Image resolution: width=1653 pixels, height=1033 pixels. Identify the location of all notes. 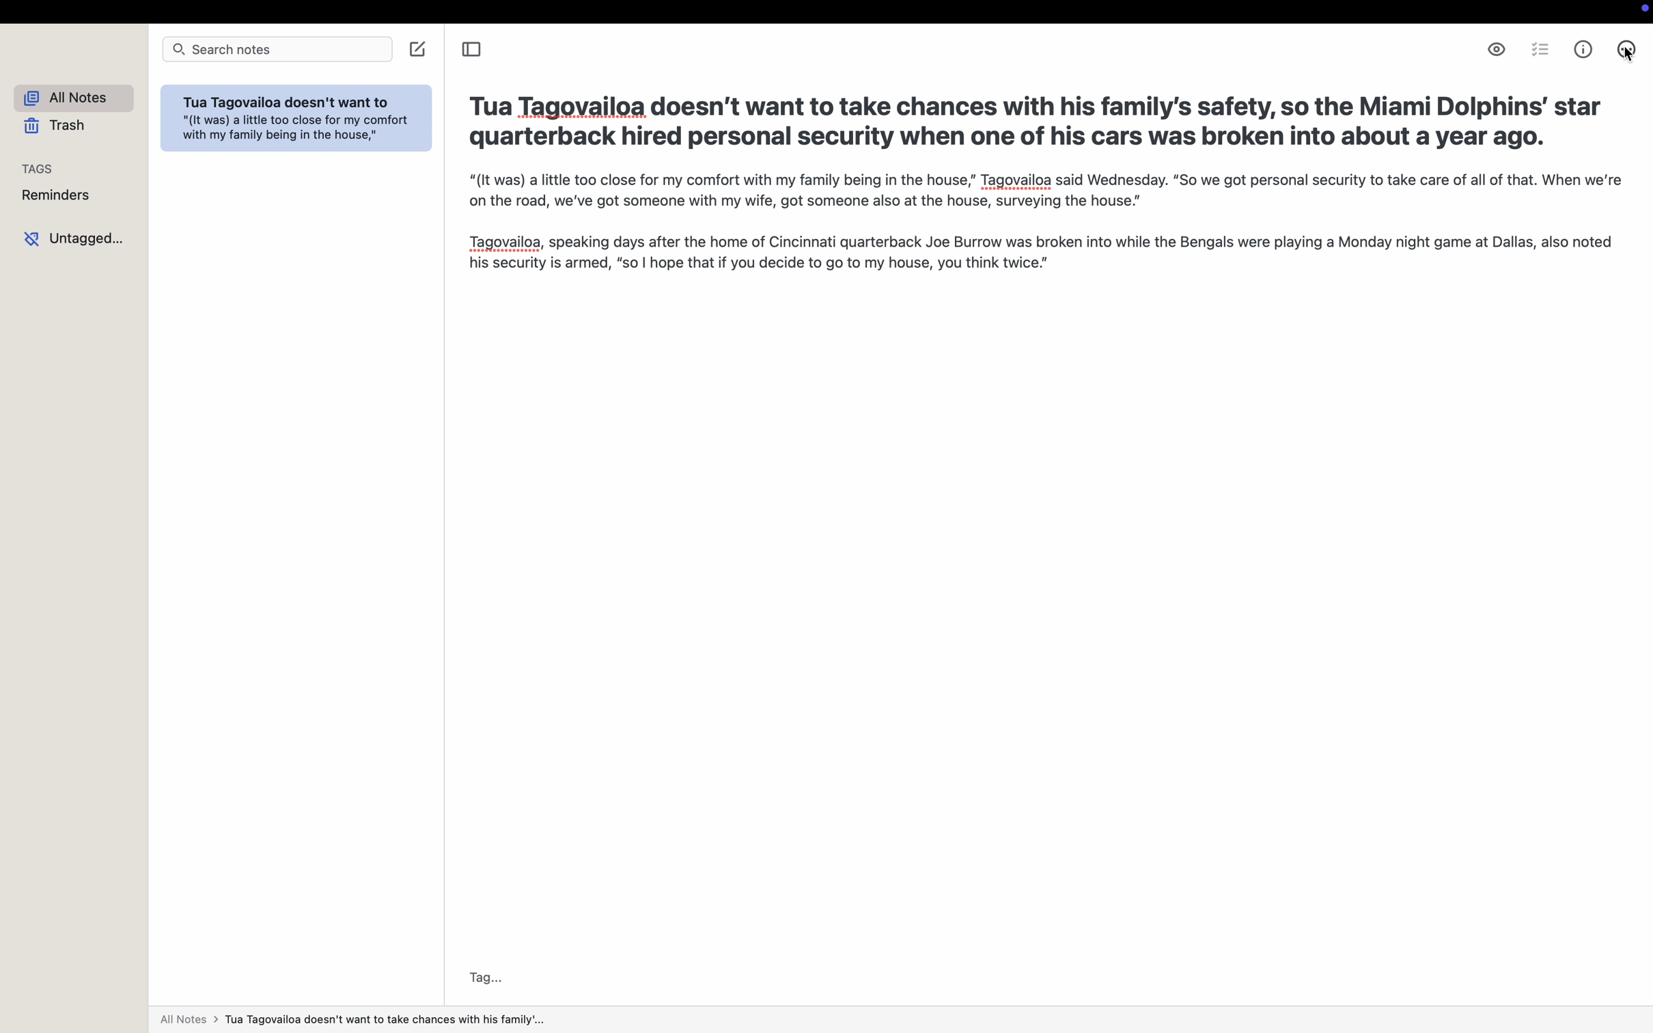
(68, 97).